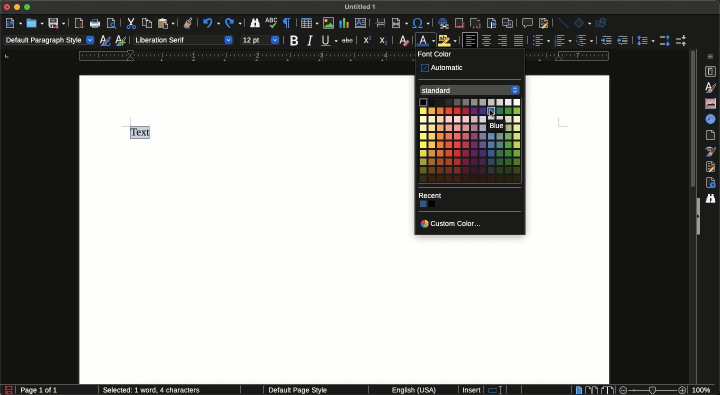  What do you see at coordinates (28, 7) in the screenshot?
I see `Maximize` at bounding box center [28, 7].